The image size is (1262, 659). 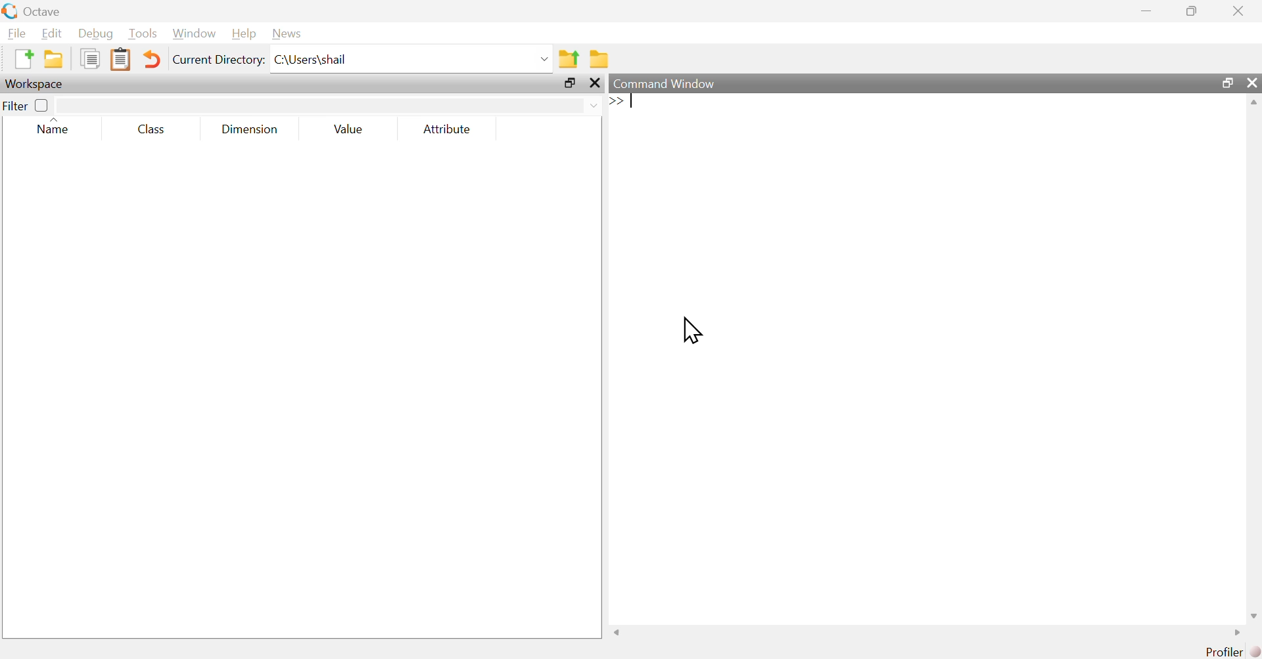 What do you see at coordinates (618, 631) in the screenshot?
I see `Scrollbar left` at bounding box center [618, 631].